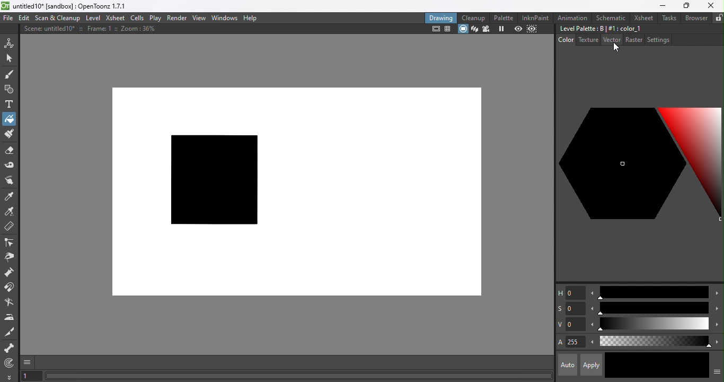 The width and height of the screenshot is (724, 382). Describe the element at coordinates (652, 292) in the screenshot. I see `Slide bar` at that location.